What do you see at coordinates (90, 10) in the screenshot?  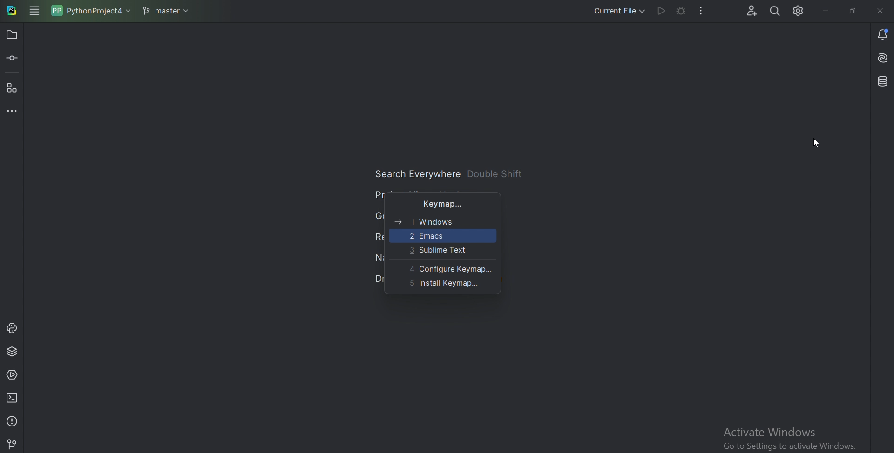 I see `PythonProject4` at bounding box center [90, 10].